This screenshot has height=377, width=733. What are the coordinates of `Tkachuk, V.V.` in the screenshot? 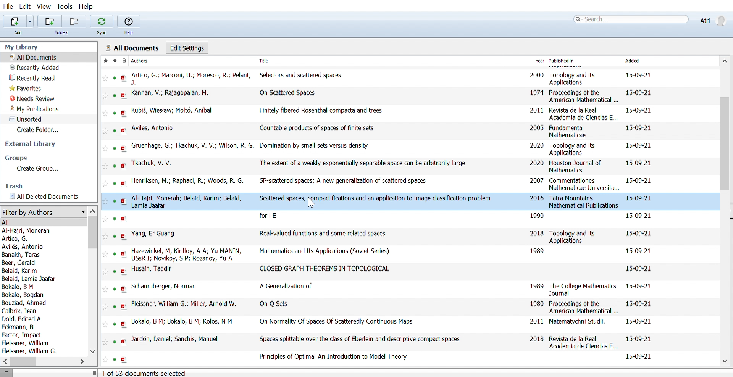 It's located at (155, 163).